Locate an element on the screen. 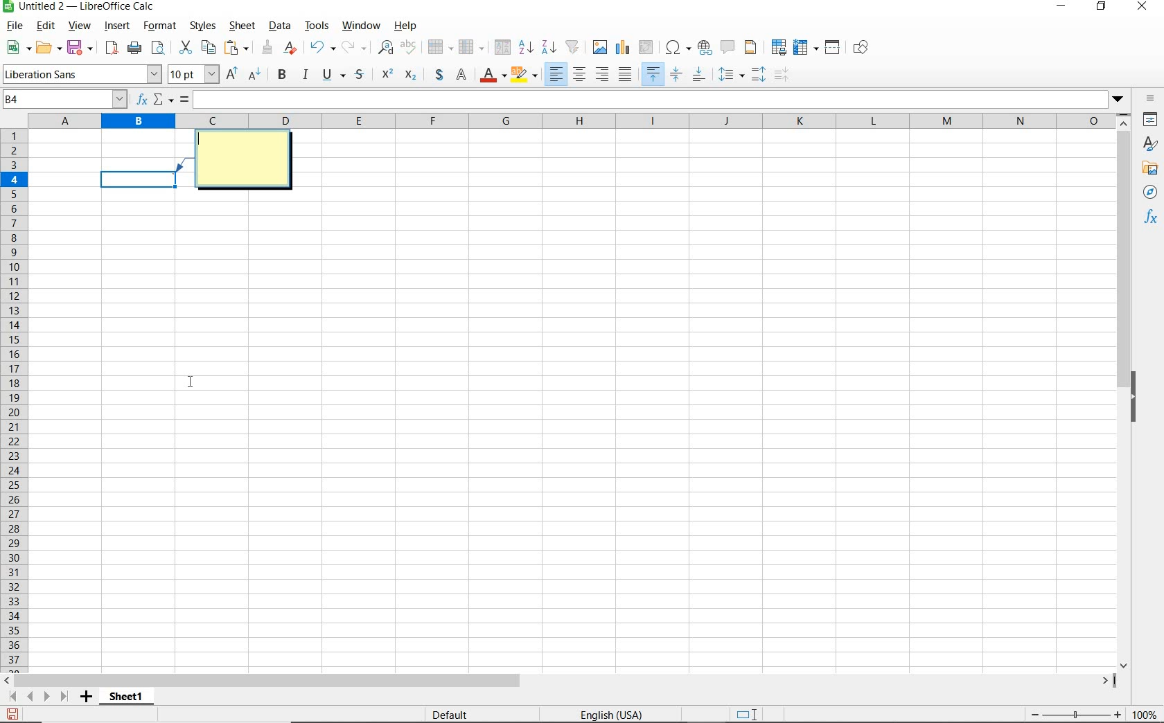 This screenshot has height=723, width=1164. file name is located at coordinates (83, 8).